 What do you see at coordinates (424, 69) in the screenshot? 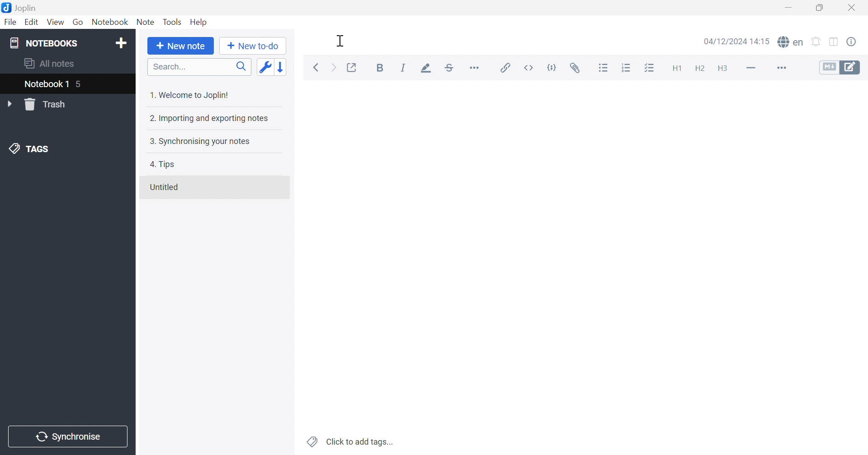
I see `Highlight` at bounding box center [424, 69].